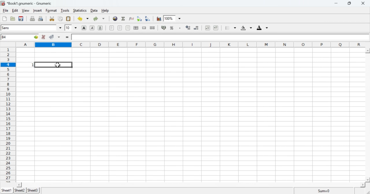 Image resolution: width=370 pixels, height=194 pixels. I want to click on scroll left, so click(18, 185).